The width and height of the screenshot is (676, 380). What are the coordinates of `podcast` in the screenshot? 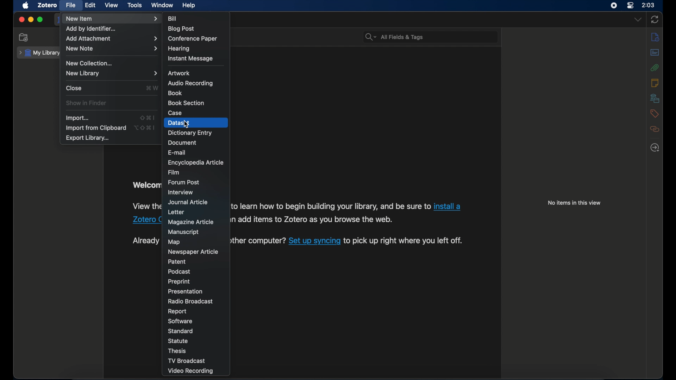 It's located at (179, 272).